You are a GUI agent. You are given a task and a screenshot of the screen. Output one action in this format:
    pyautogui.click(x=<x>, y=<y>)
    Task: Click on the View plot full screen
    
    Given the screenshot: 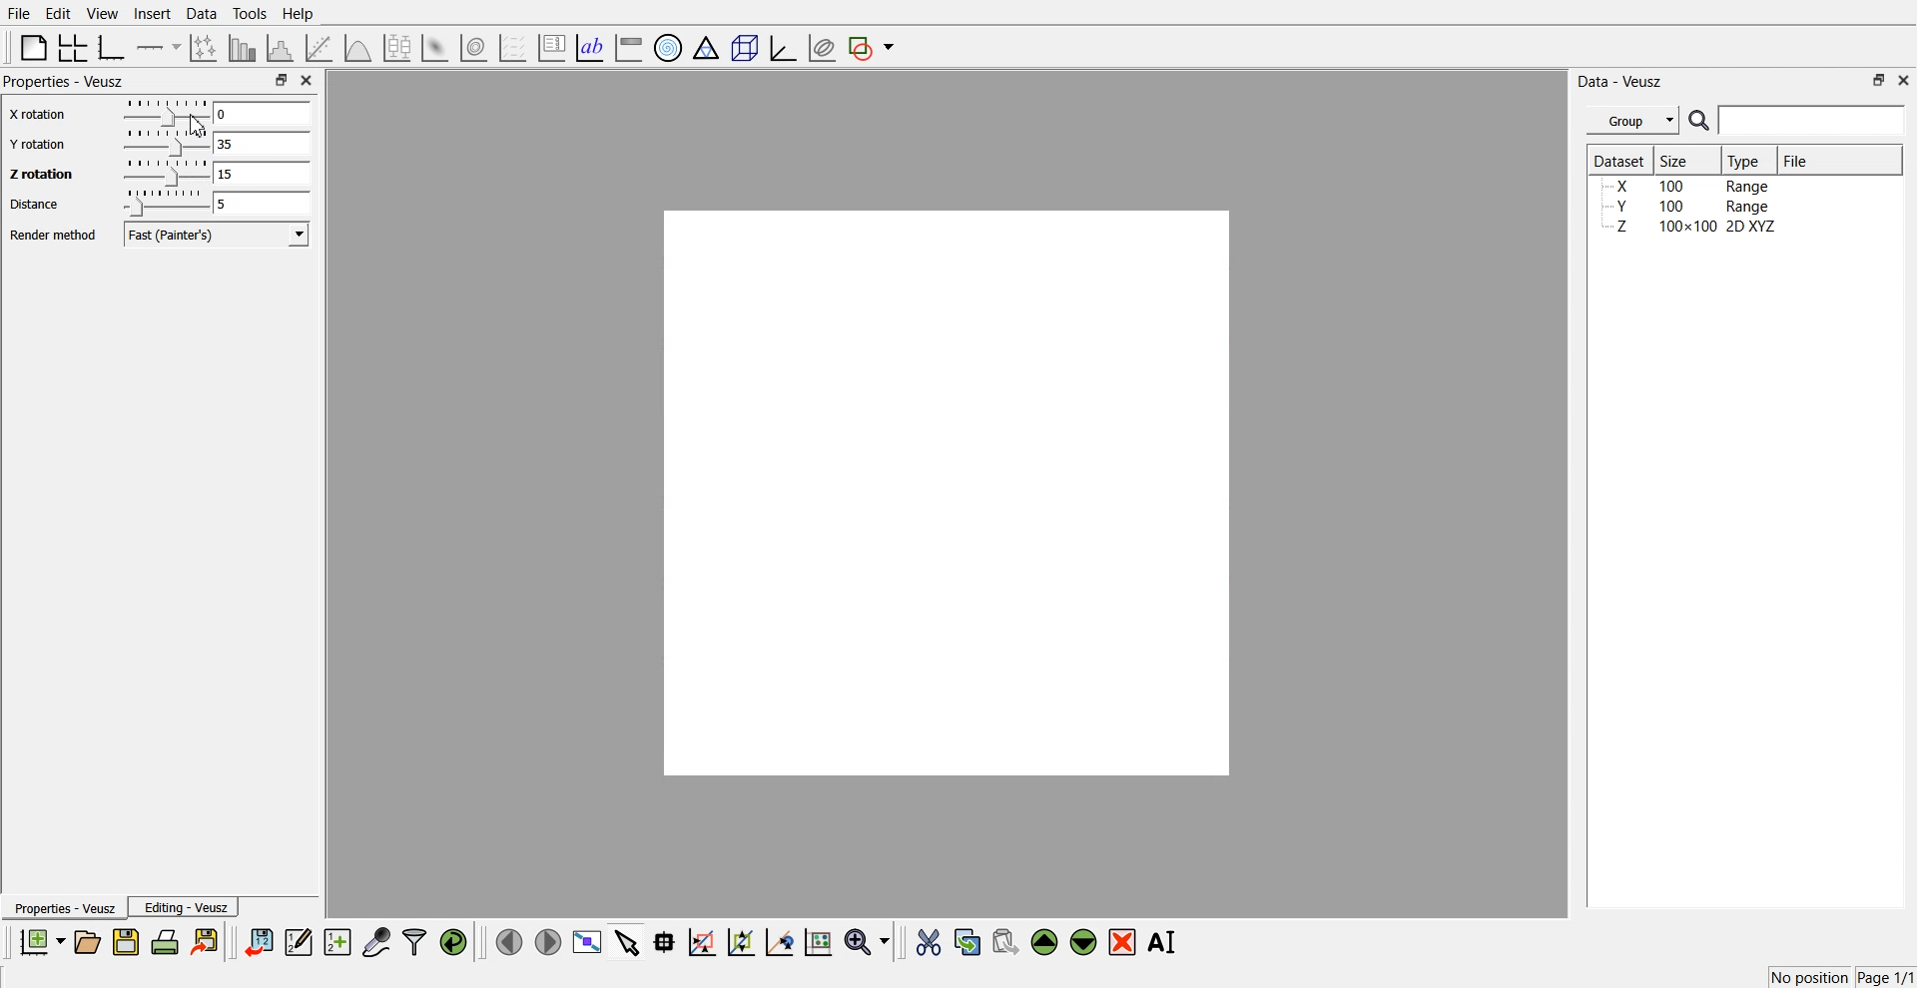 What is the action you would take?
    pyautogui.click(x=588, y=941)
    